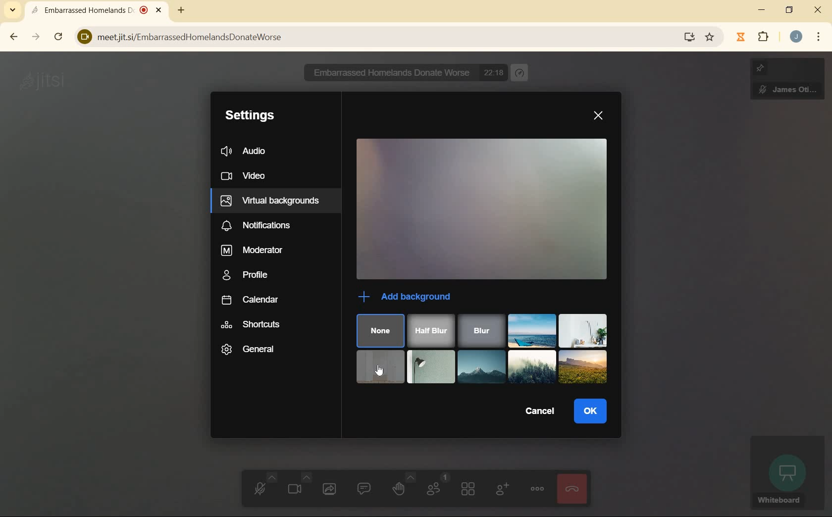 The height and width of the screenshot is (517, 832). I want to click on settings, so click(248, 116).